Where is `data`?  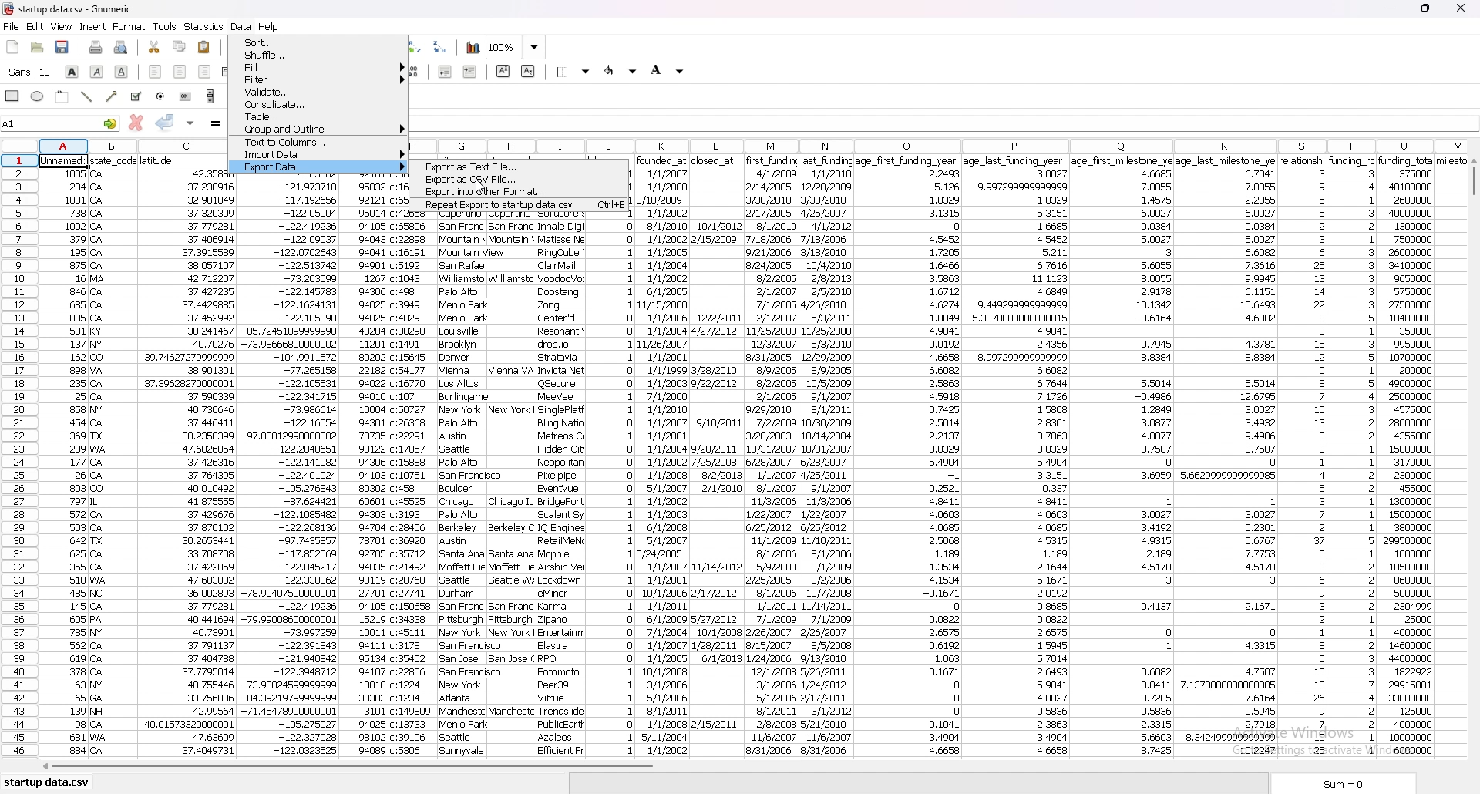 data is located at coordinates (773, 459).